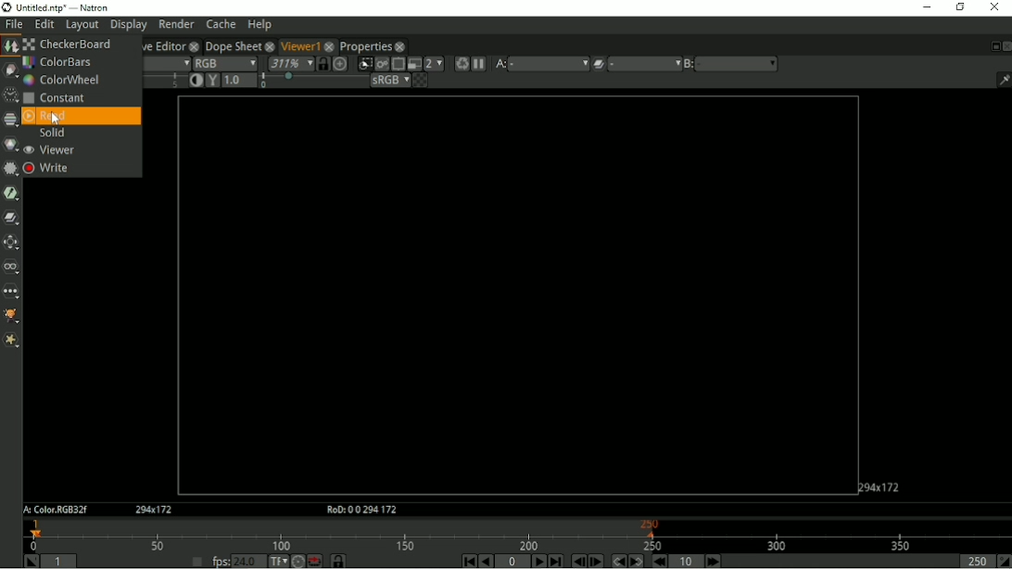  Describe the element at coordinates (56, 117) in the screenshot. I see `cursor` at that location.